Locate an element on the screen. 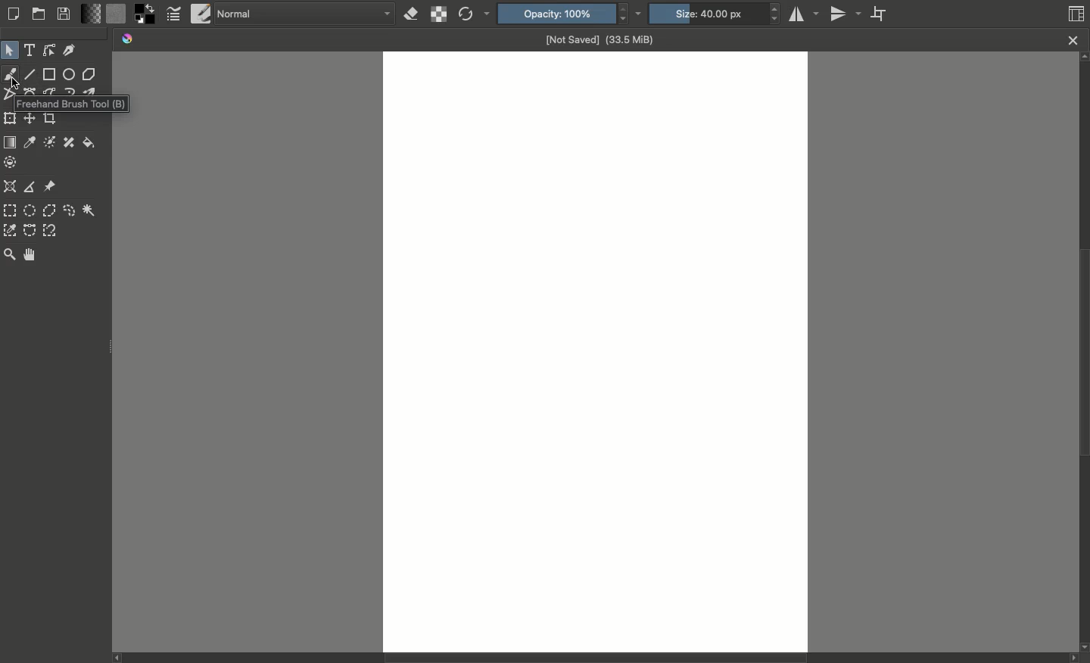 The image size is (1090, 663). Horizontal mirror tool is located at coordinates (806, 14).